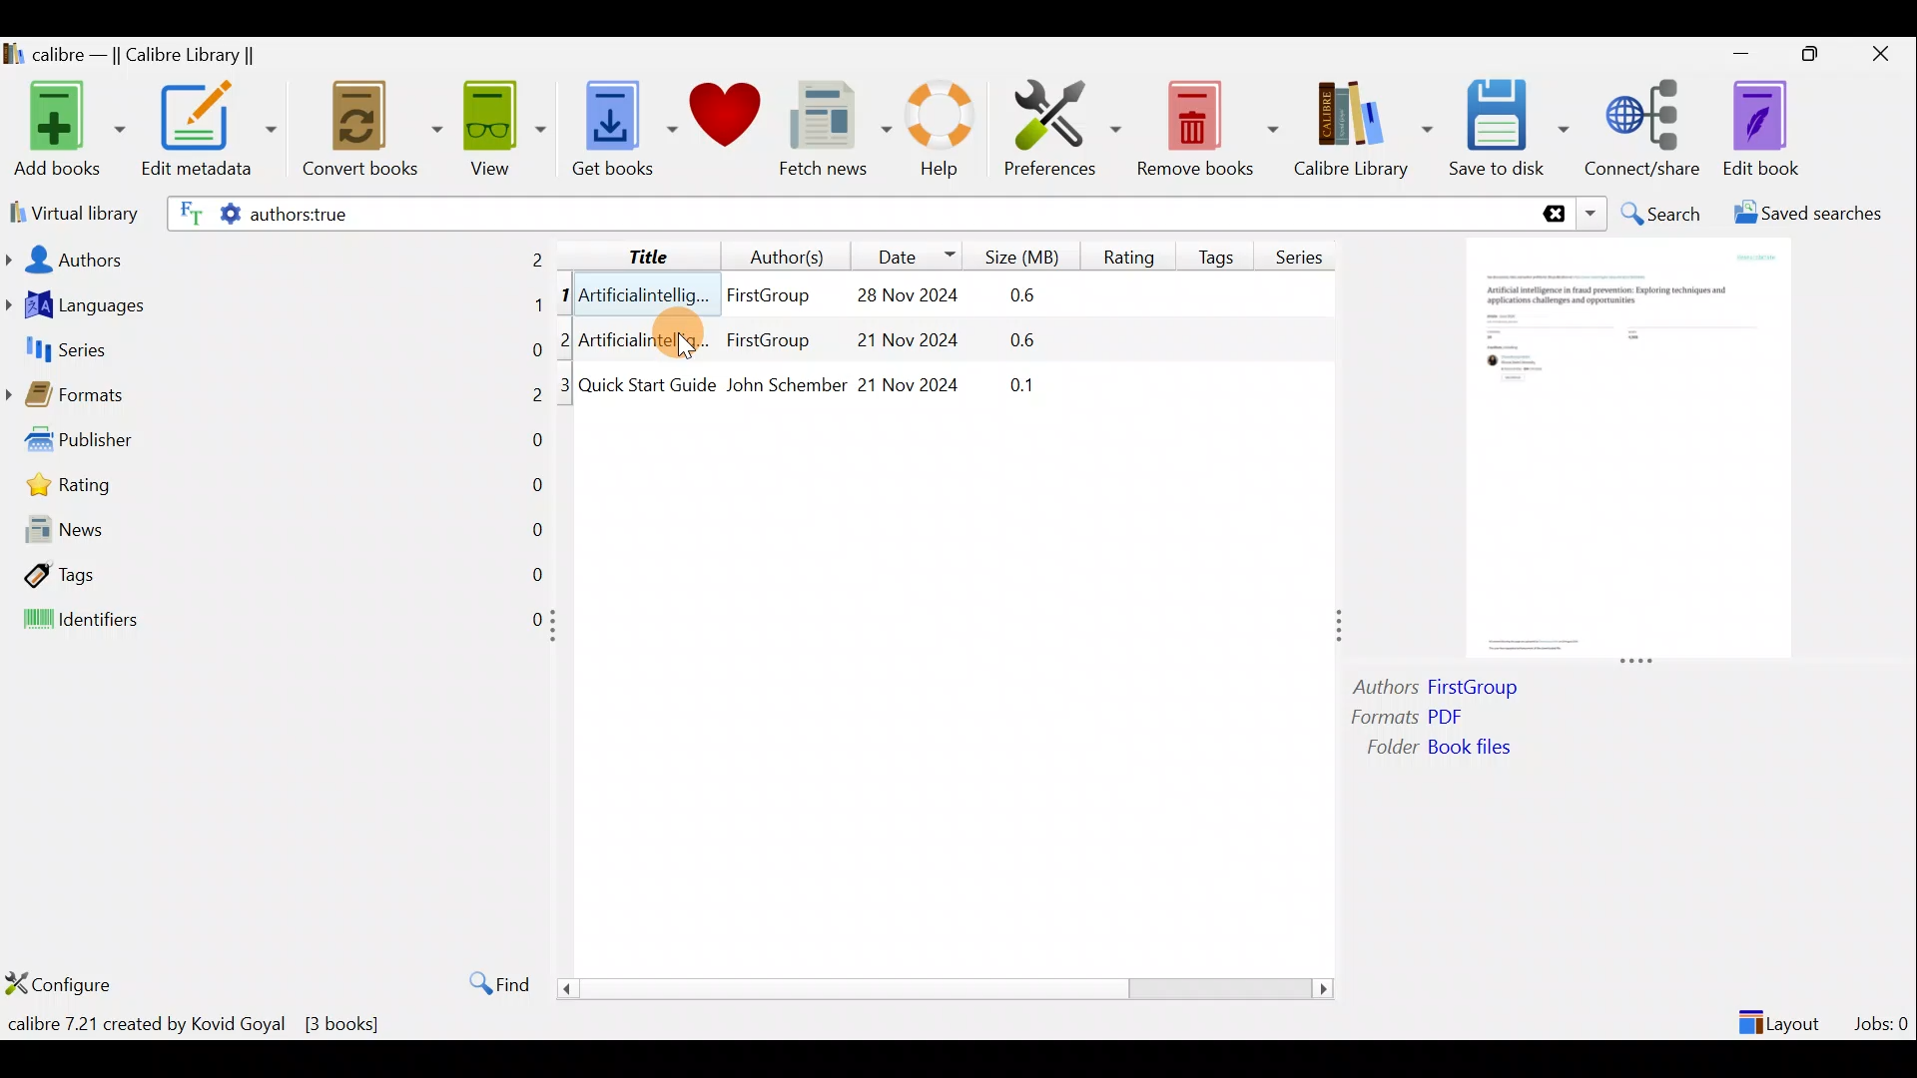 The height and width of the screenshot is (1078, 1917). What do you see at coordinates (846, 213) in the screenshot?
I see `Search by - authors:true` at bounding box center [846, 213].